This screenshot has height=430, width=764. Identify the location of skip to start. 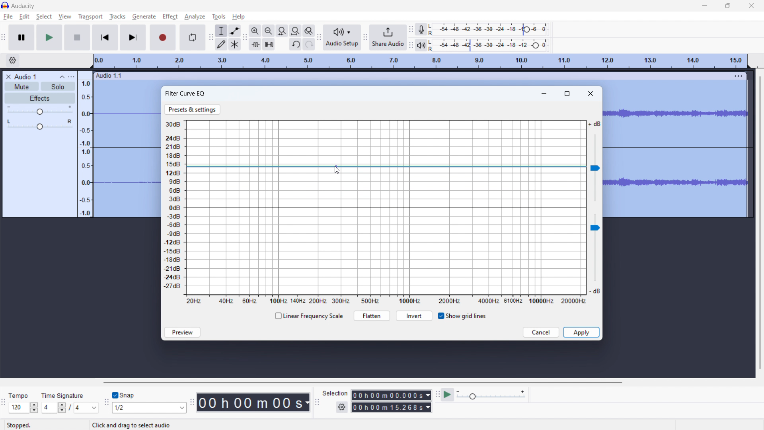
(105, 37).